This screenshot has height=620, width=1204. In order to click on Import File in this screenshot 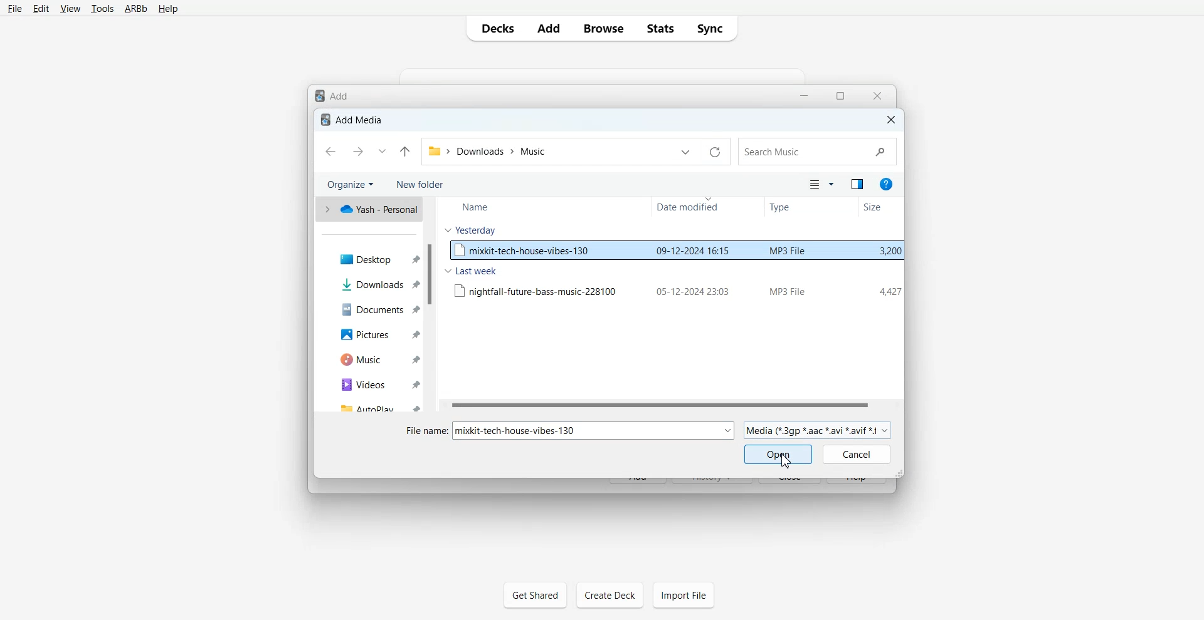, I will do `click(684, 594)`.